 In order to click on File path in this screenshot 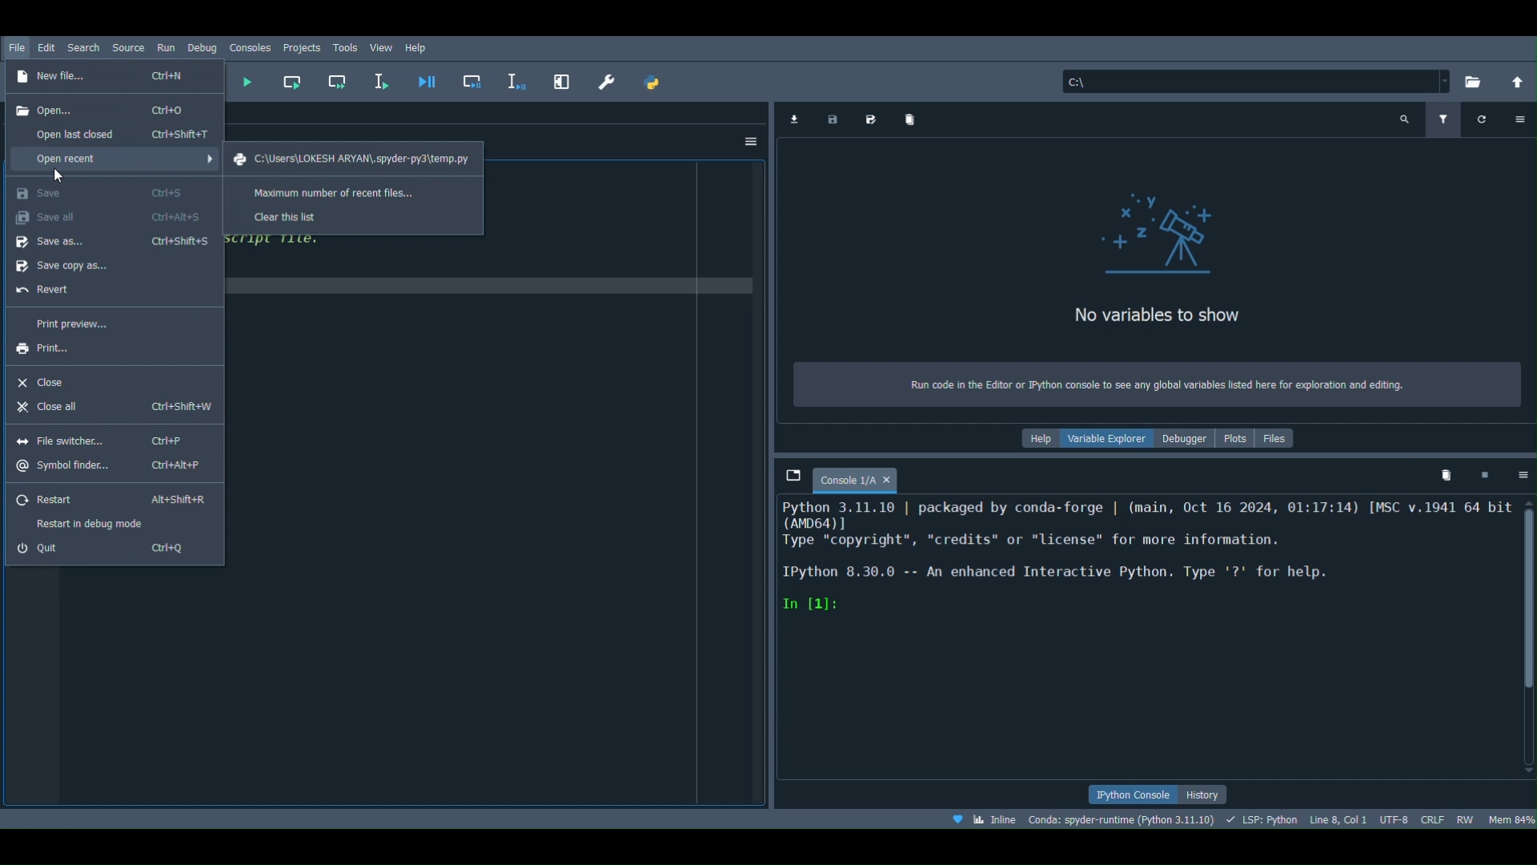, I will do `click(1258, 77)`.